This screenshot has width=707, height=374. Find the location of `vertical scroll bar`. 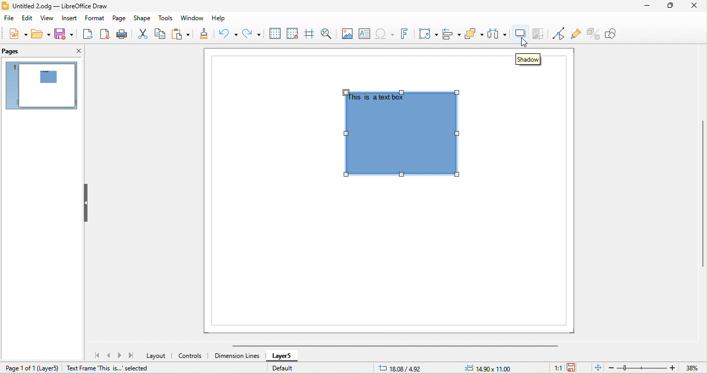

vertical scroll bar is located at coordinates (701, 194).